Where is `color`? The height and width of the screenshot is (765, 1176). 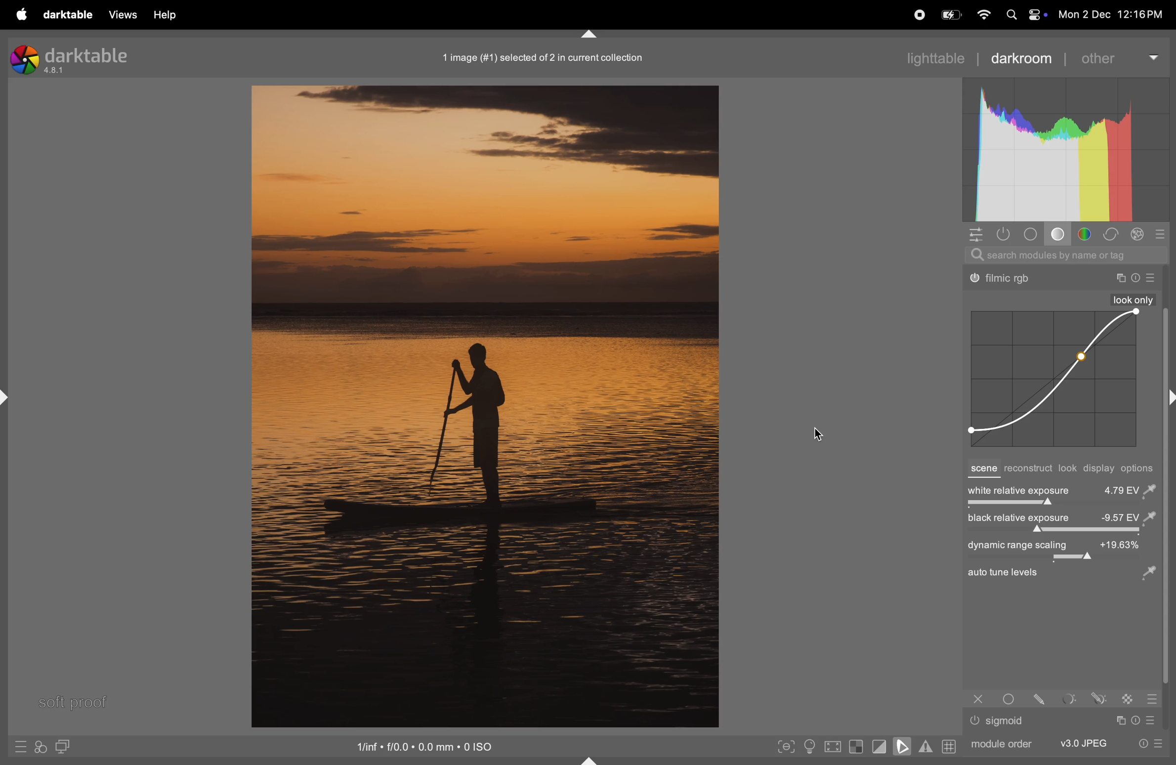 color is located at coordinates (1088, 234).